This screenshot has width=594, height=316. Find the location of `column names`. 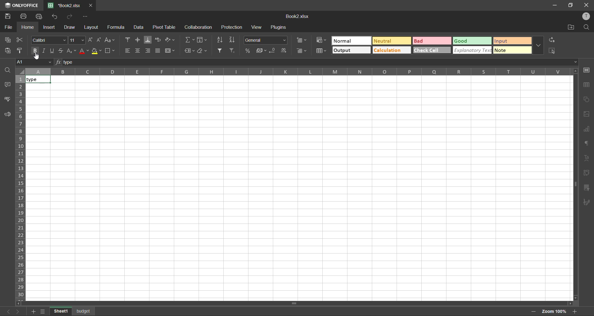

column names is located at coordinates (297, 71).